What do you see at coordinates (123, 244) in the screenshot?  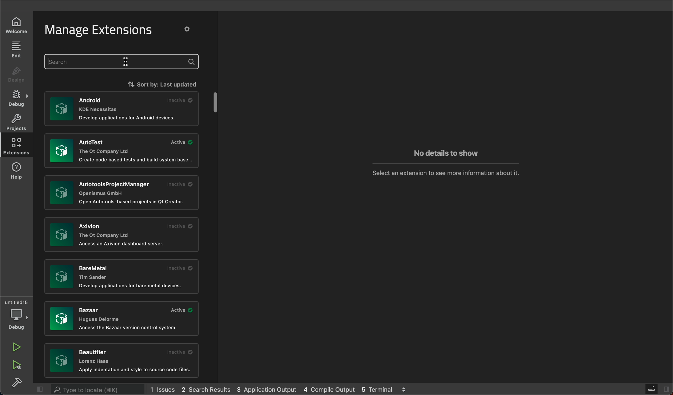 I see `extension text` at bounding box center [123, 244].